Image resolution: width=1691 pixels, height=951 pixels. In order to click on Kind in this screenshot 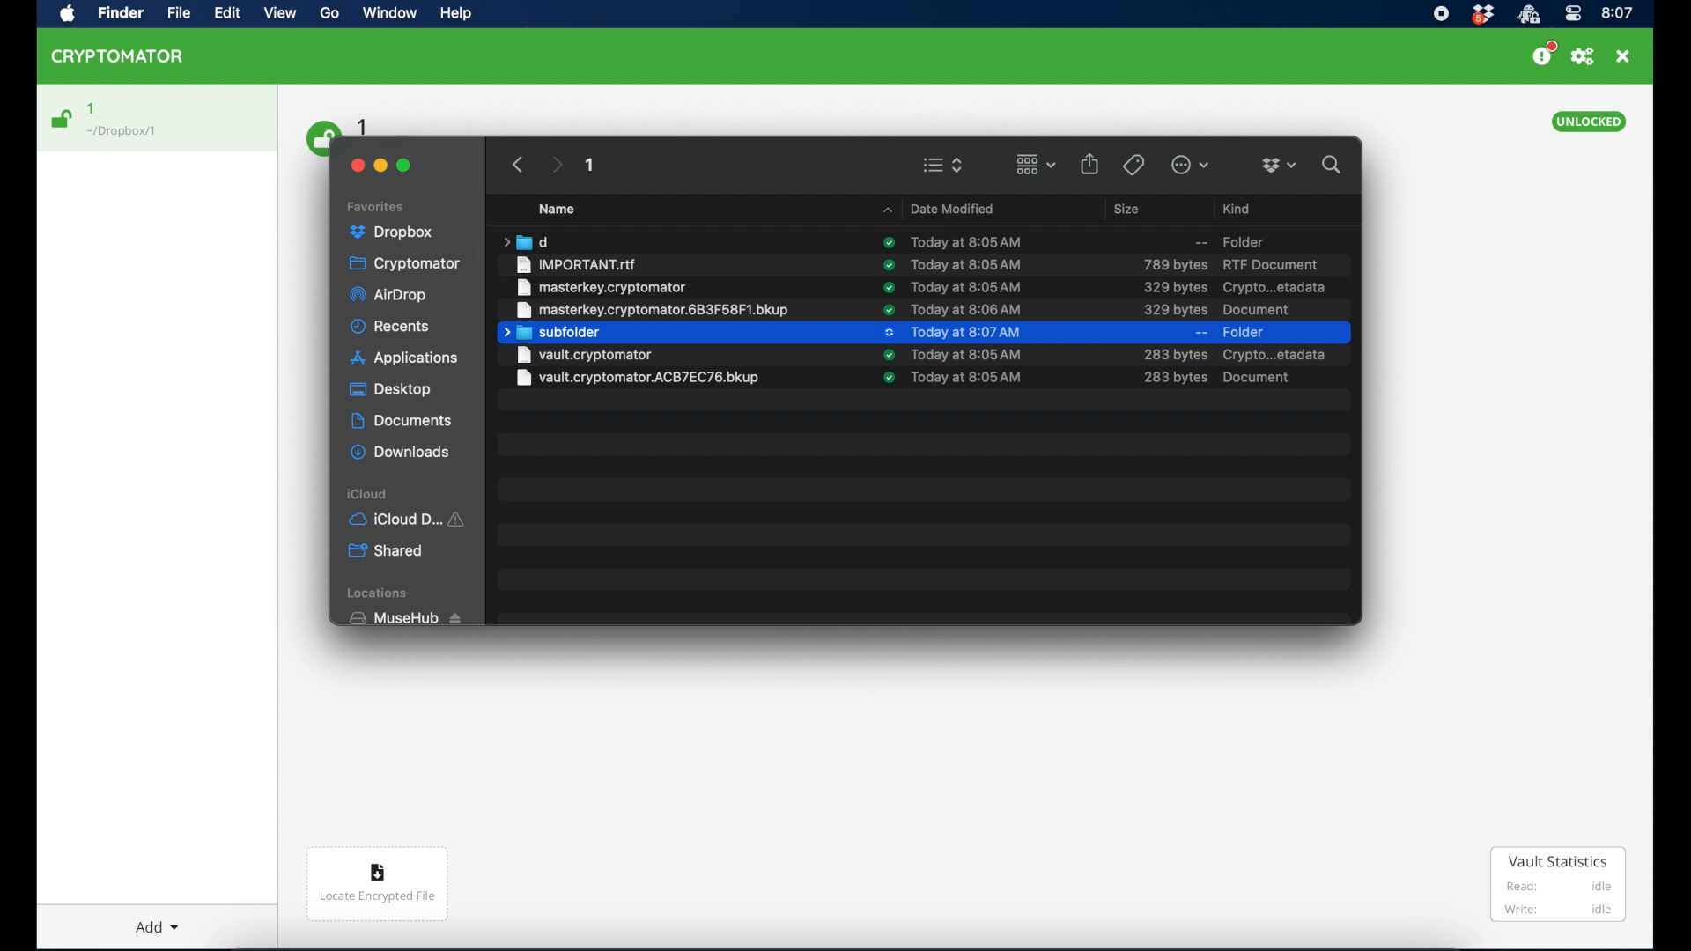, I will do `click(1239, 206)`.